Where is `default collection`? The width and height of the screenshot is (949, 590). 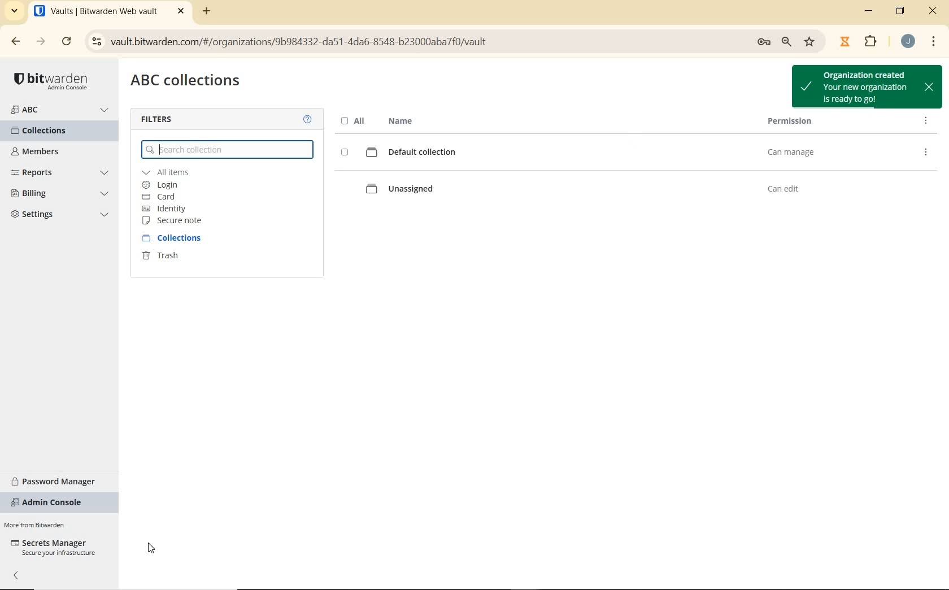
default collection is located at coordinates (516, 153).